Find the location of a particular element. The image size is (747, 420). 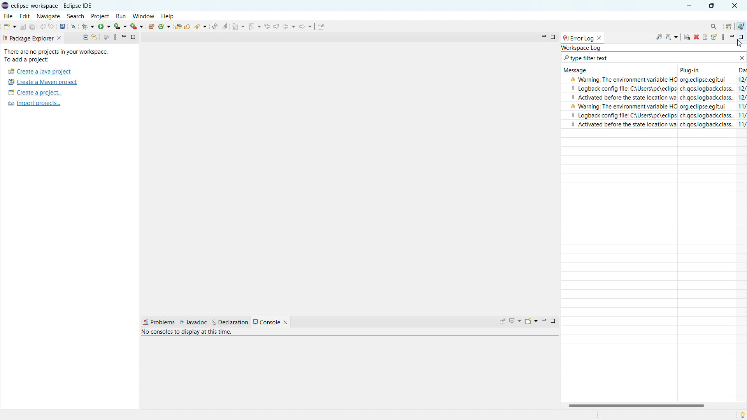

m is located at coordinates (731, 37).